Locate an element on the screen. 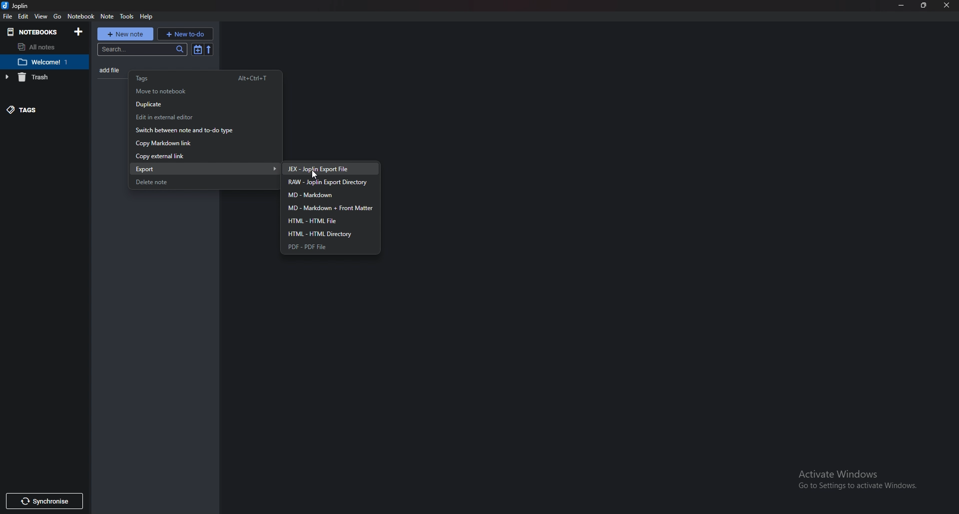 The width and height of the screenshot is (959, 514). Edit is located at coordinates (24, 17).